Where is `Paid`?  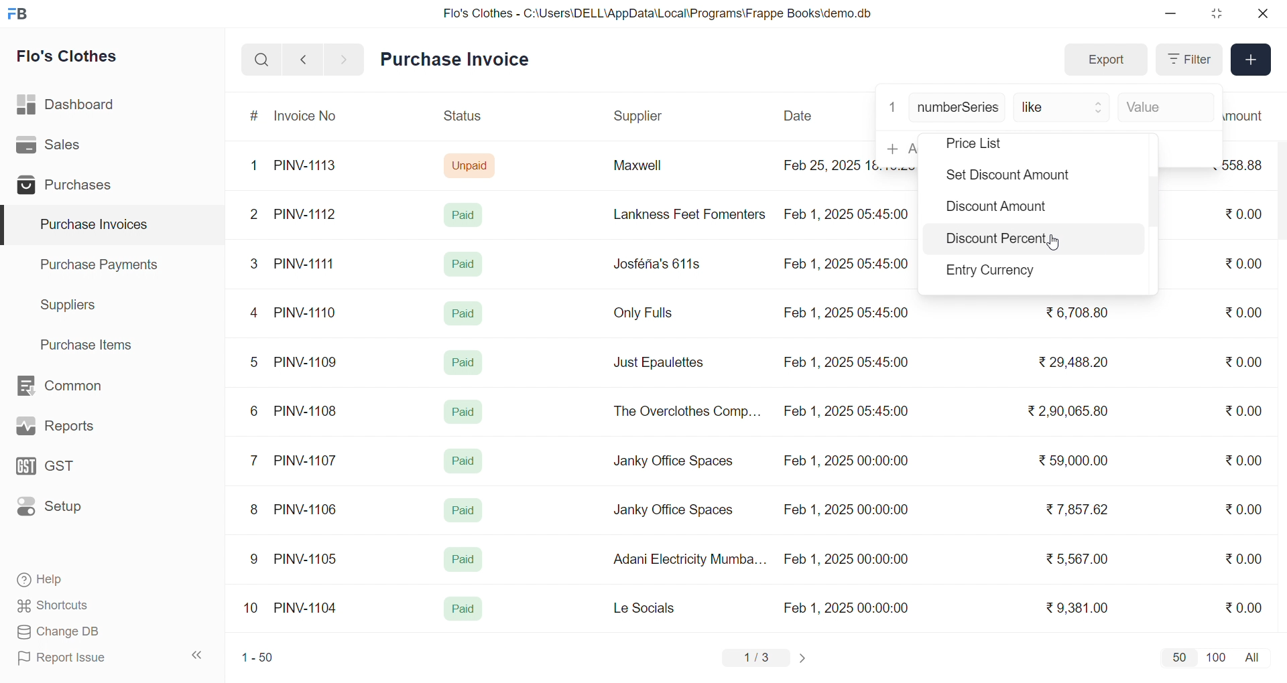 Paid is located at coordinates (462, 560).